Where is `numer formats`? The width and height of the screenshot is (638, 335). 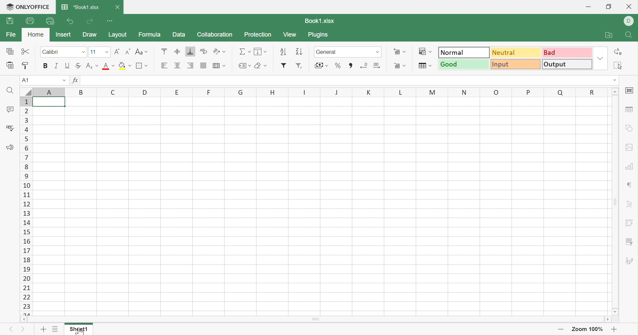 numer formats is located at coordinates (375, 52).